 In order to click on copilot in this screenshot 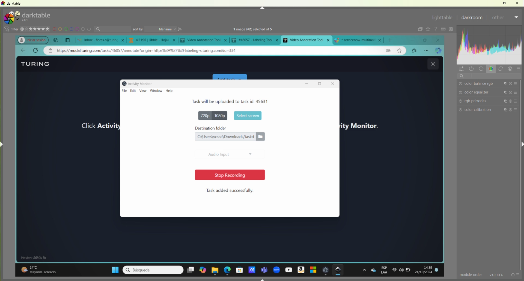, I will do `click(203, 271)`.